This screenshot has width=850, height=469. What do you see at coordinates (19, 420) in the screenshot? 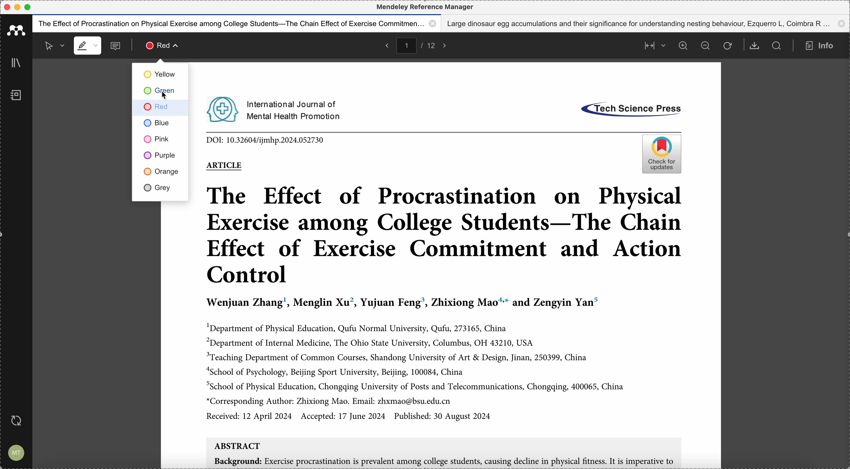
I see `last sync` at bounding box center [19, 420].